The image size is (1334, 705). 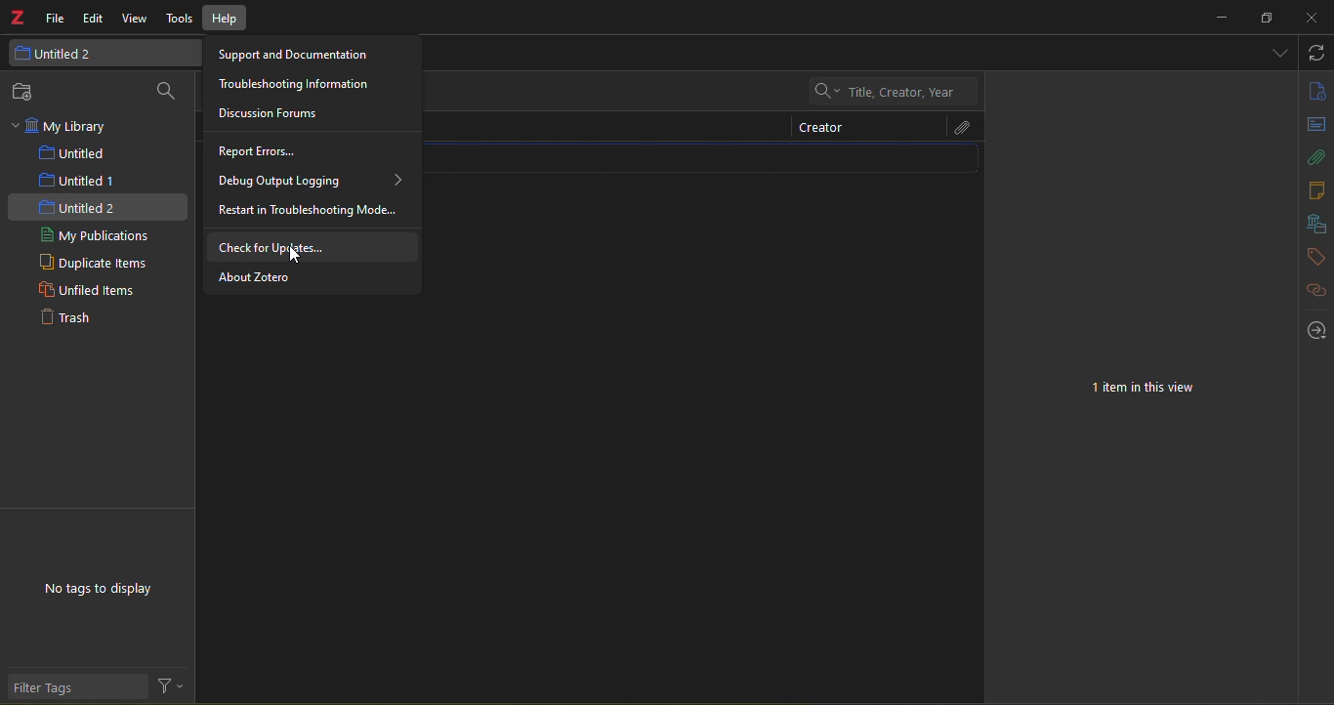 I want to click on related, so click(x=1313, y=290).